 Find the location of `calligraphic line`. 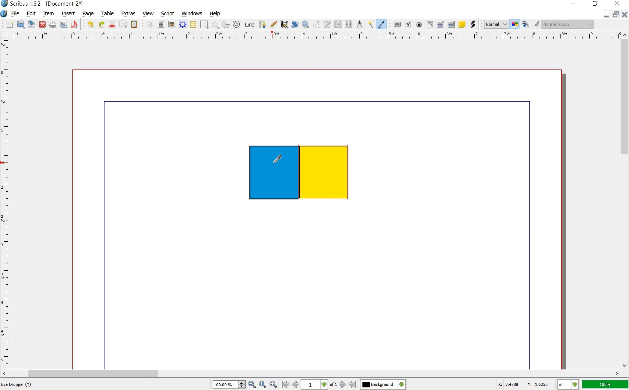

calligraphic line is located at coordinates (285, 25).